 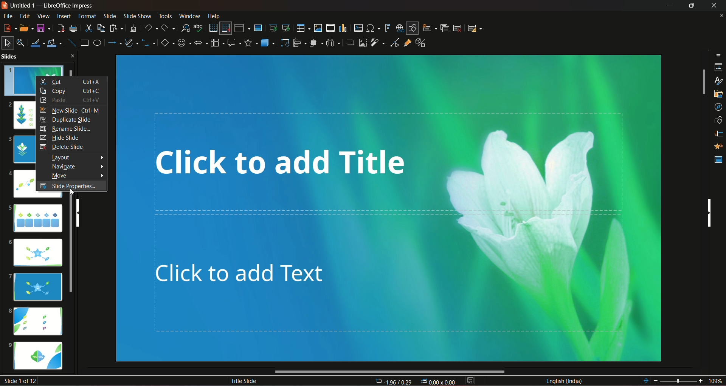 I want to click on show gluepoint function, so click(x=407, y=43).